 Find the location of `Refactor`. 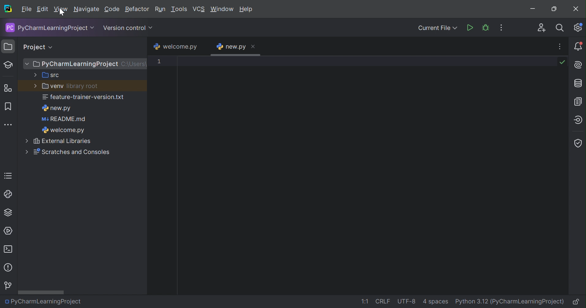

Refactor is located at coordinates (137, 9).